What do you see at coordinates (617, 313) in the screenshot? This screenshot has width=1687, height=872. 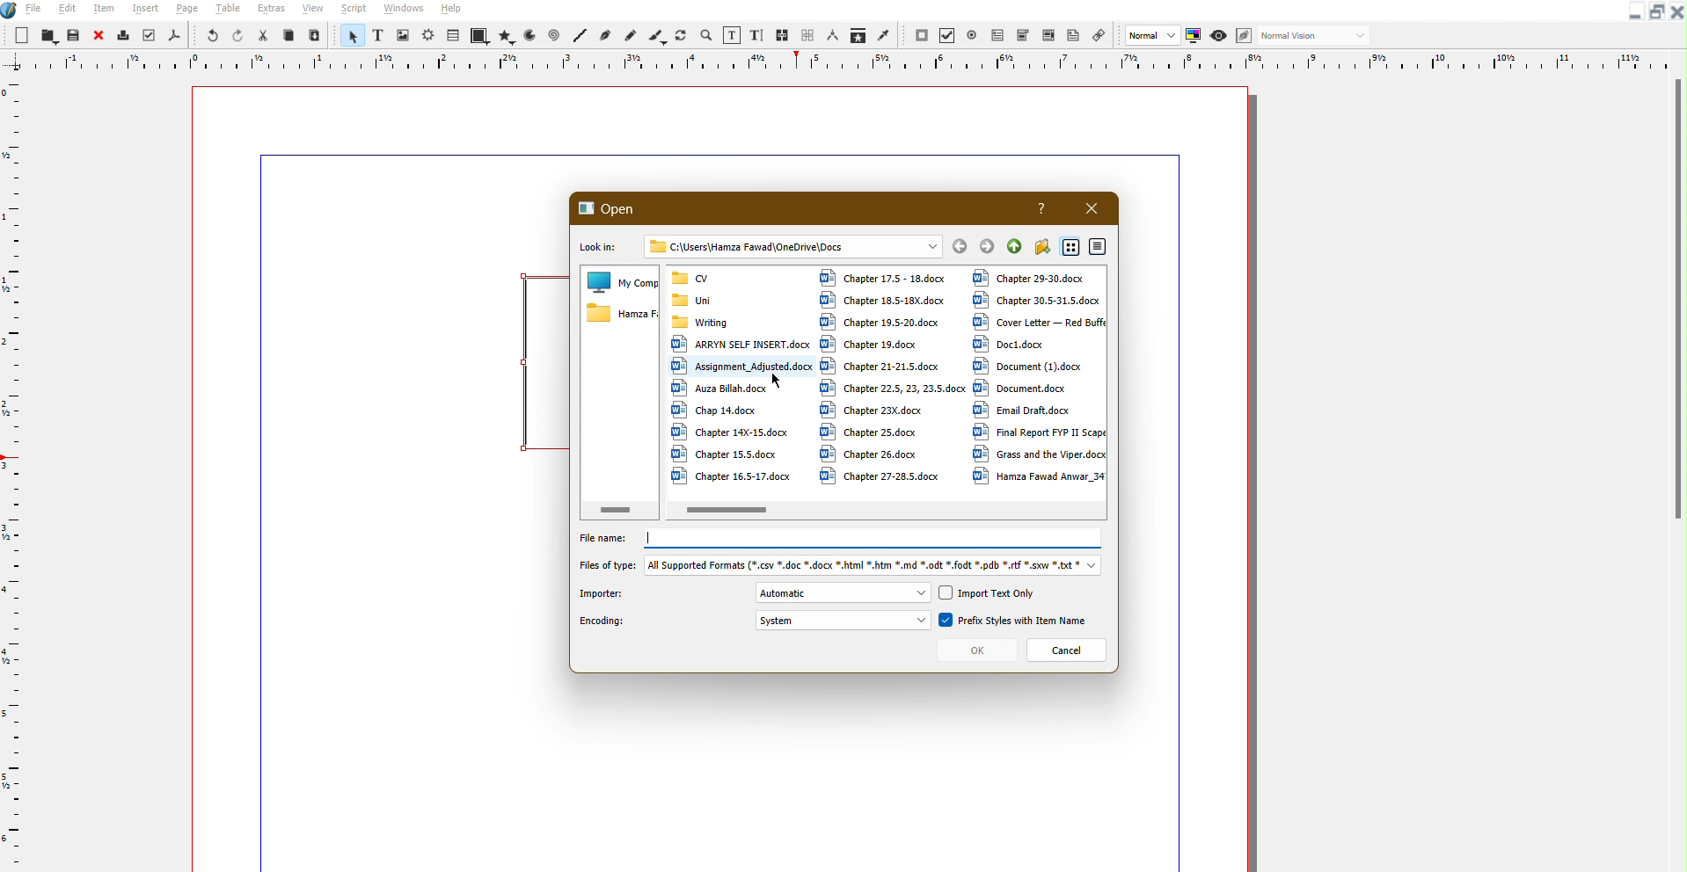 I see `Files` at bounding box center [617, 313].